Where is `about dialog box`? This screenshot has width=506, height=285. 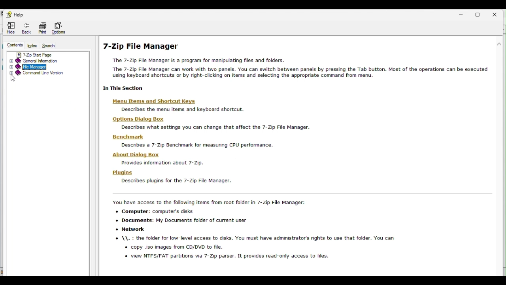
about dialog box is located at coordinates (136, 154).